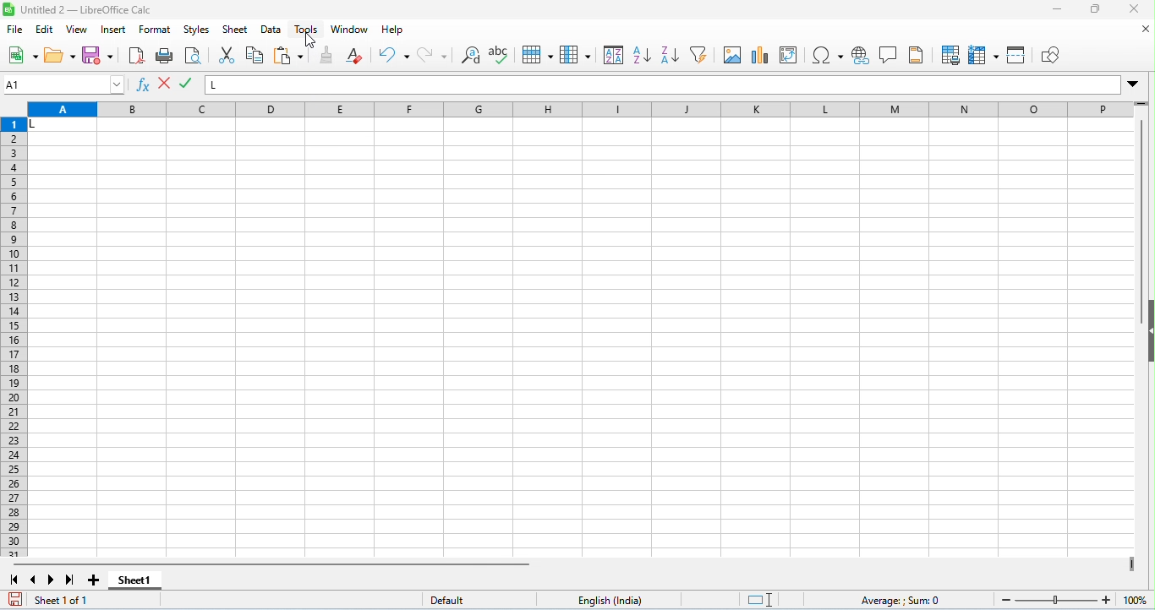 The width and height of the screenshot is (1155, 610). Describe the element at coordinates (273, 30) in the screenshot. I see `data` at that location.